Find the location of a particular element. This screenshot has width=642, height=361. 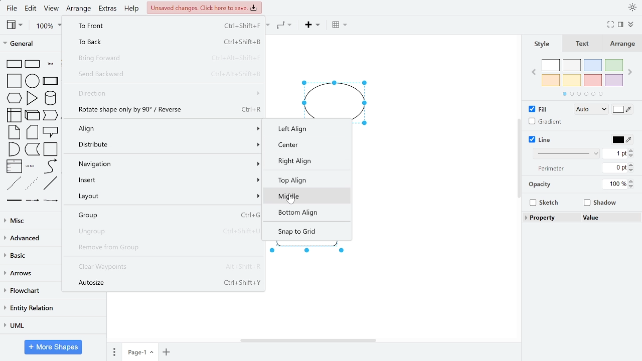

increase opacity is located at coordinates (631, 180).